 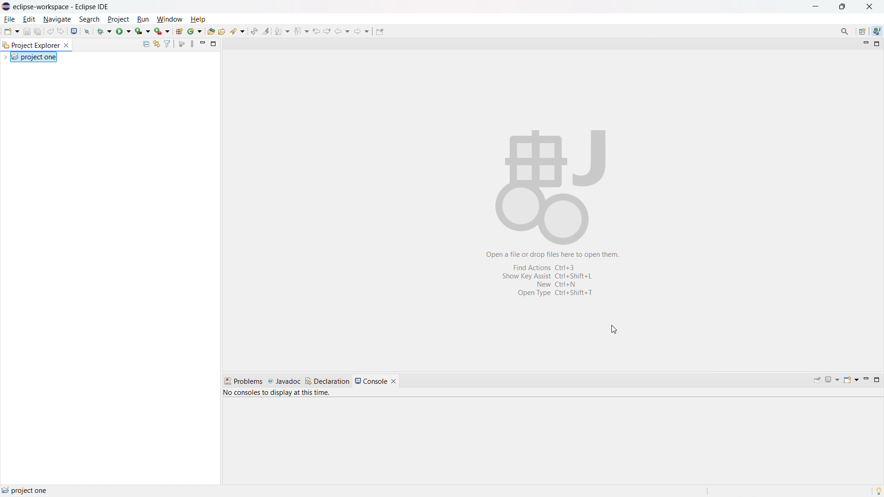 I want to click on navigate, so click(x=57, y=19).